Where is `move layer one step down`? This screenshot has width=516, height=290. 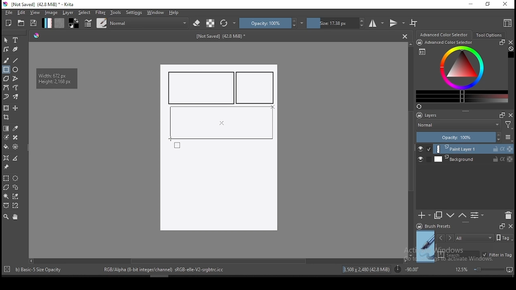
move layer one step down is located at coordinates (462, 215).